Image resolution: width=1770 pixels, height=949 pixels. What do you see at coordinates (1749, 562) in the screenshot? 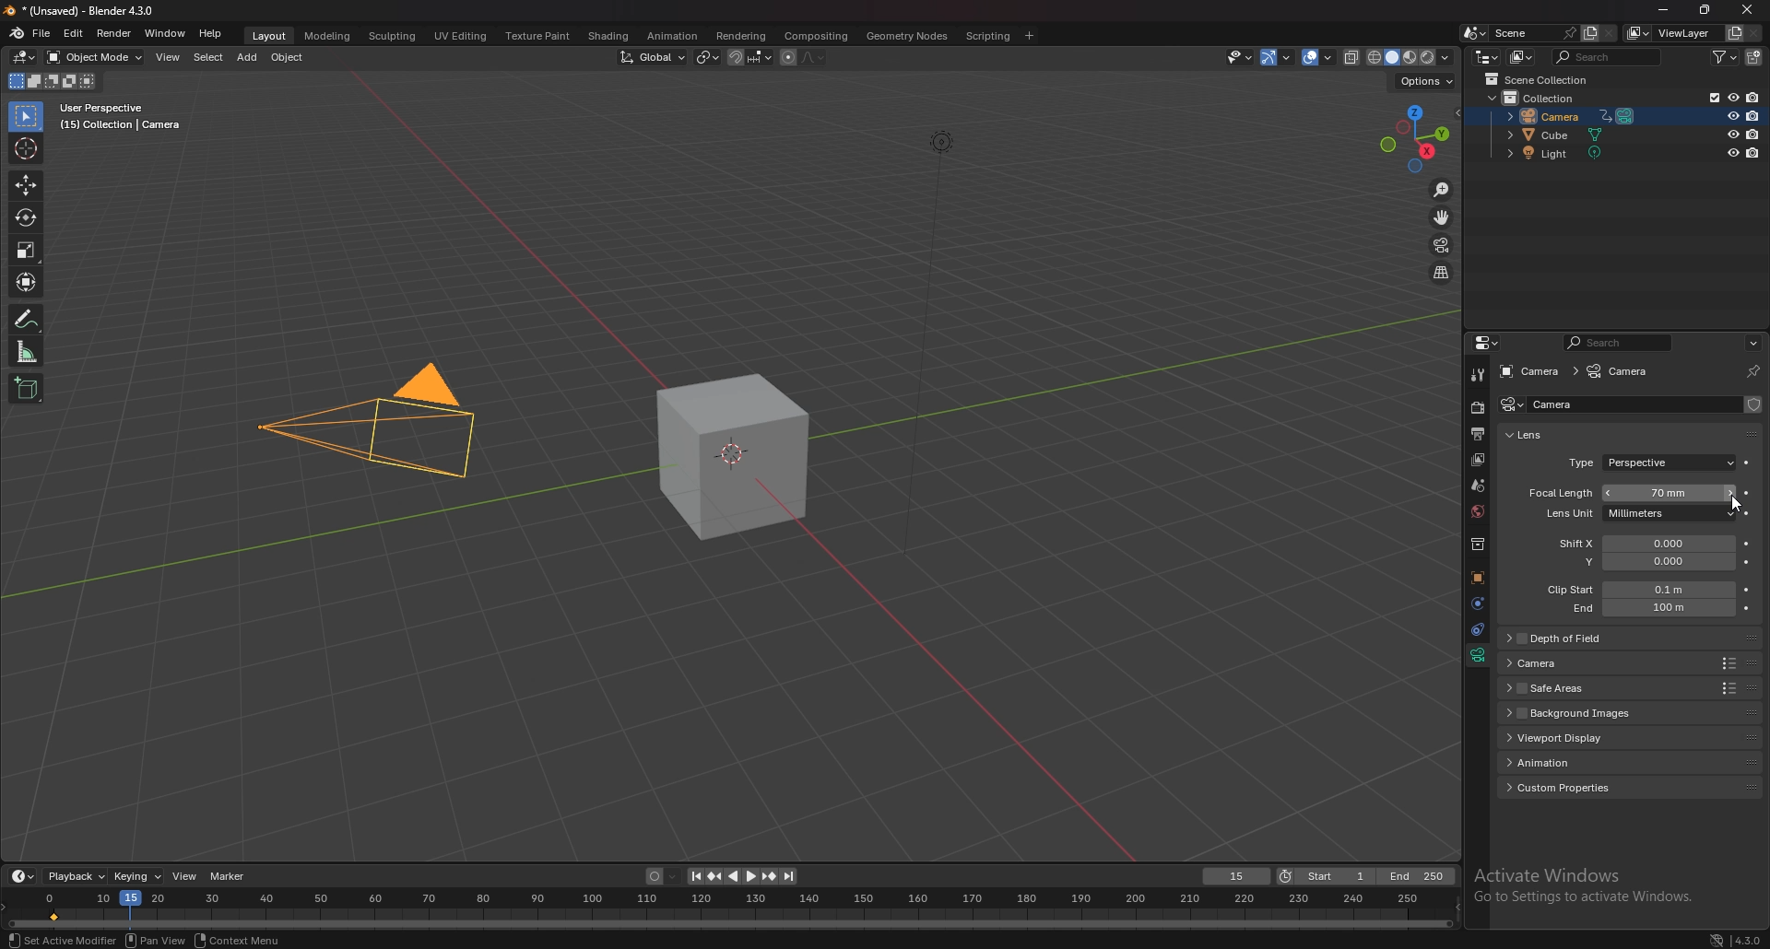
I see `animate property` at bounding box center [1749, 562].